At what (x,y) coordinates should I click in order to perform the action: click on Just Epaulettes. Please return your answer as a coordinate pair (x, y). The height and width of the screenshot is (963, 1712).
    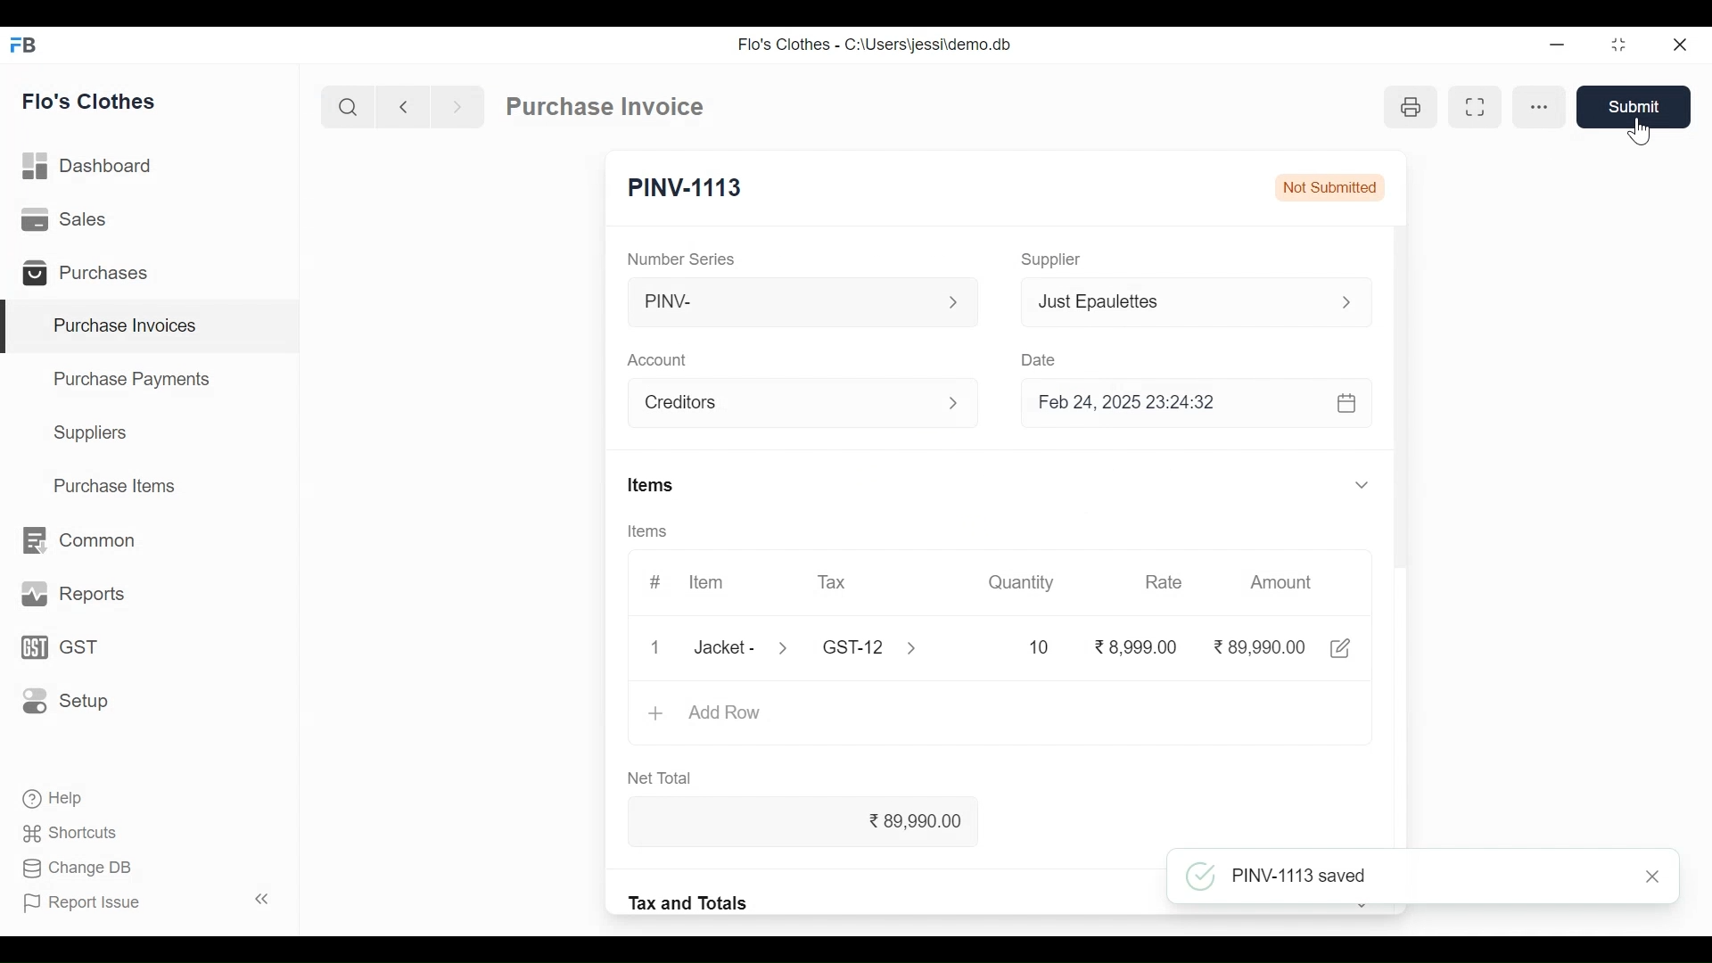
    Looking at the image, I should click on (1174, 301).